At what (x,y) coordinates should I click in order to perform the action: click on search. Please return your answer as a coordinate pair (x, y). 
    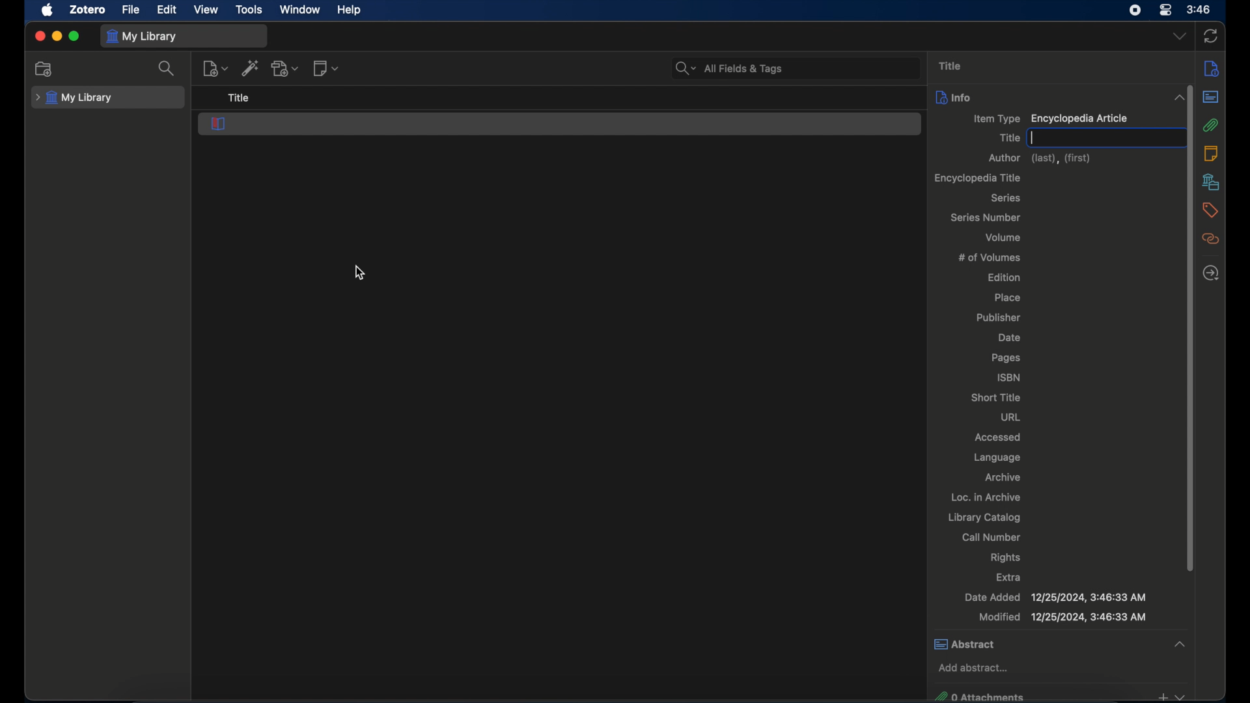
    Looking at the image, I should click on (167, 68).